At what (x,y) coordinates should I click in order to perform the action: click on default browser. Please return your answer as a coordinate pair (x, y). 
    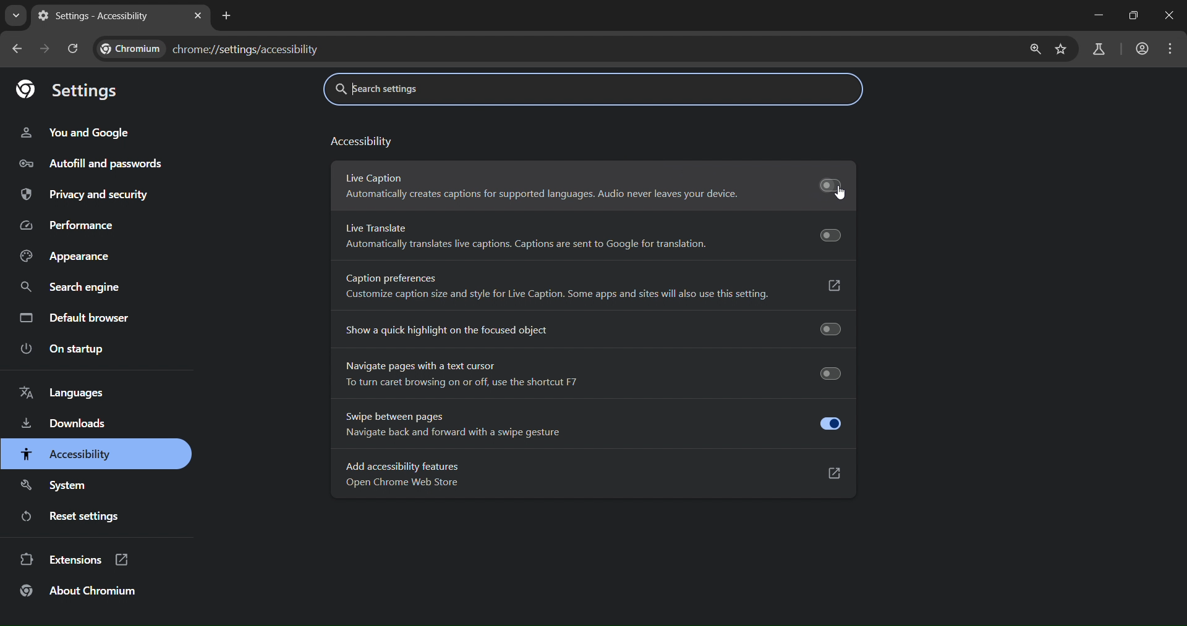
    Looking at the image, I should click on (73, 319).